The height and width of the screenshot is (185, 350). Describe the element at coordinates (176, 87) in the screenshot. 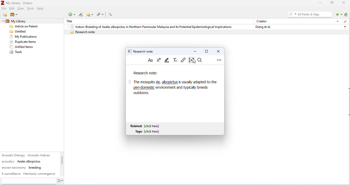

I see `text ` at that location.